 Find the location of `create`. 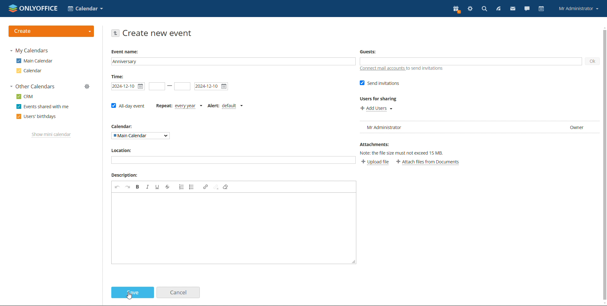

create is located at coordinates (53, 31).